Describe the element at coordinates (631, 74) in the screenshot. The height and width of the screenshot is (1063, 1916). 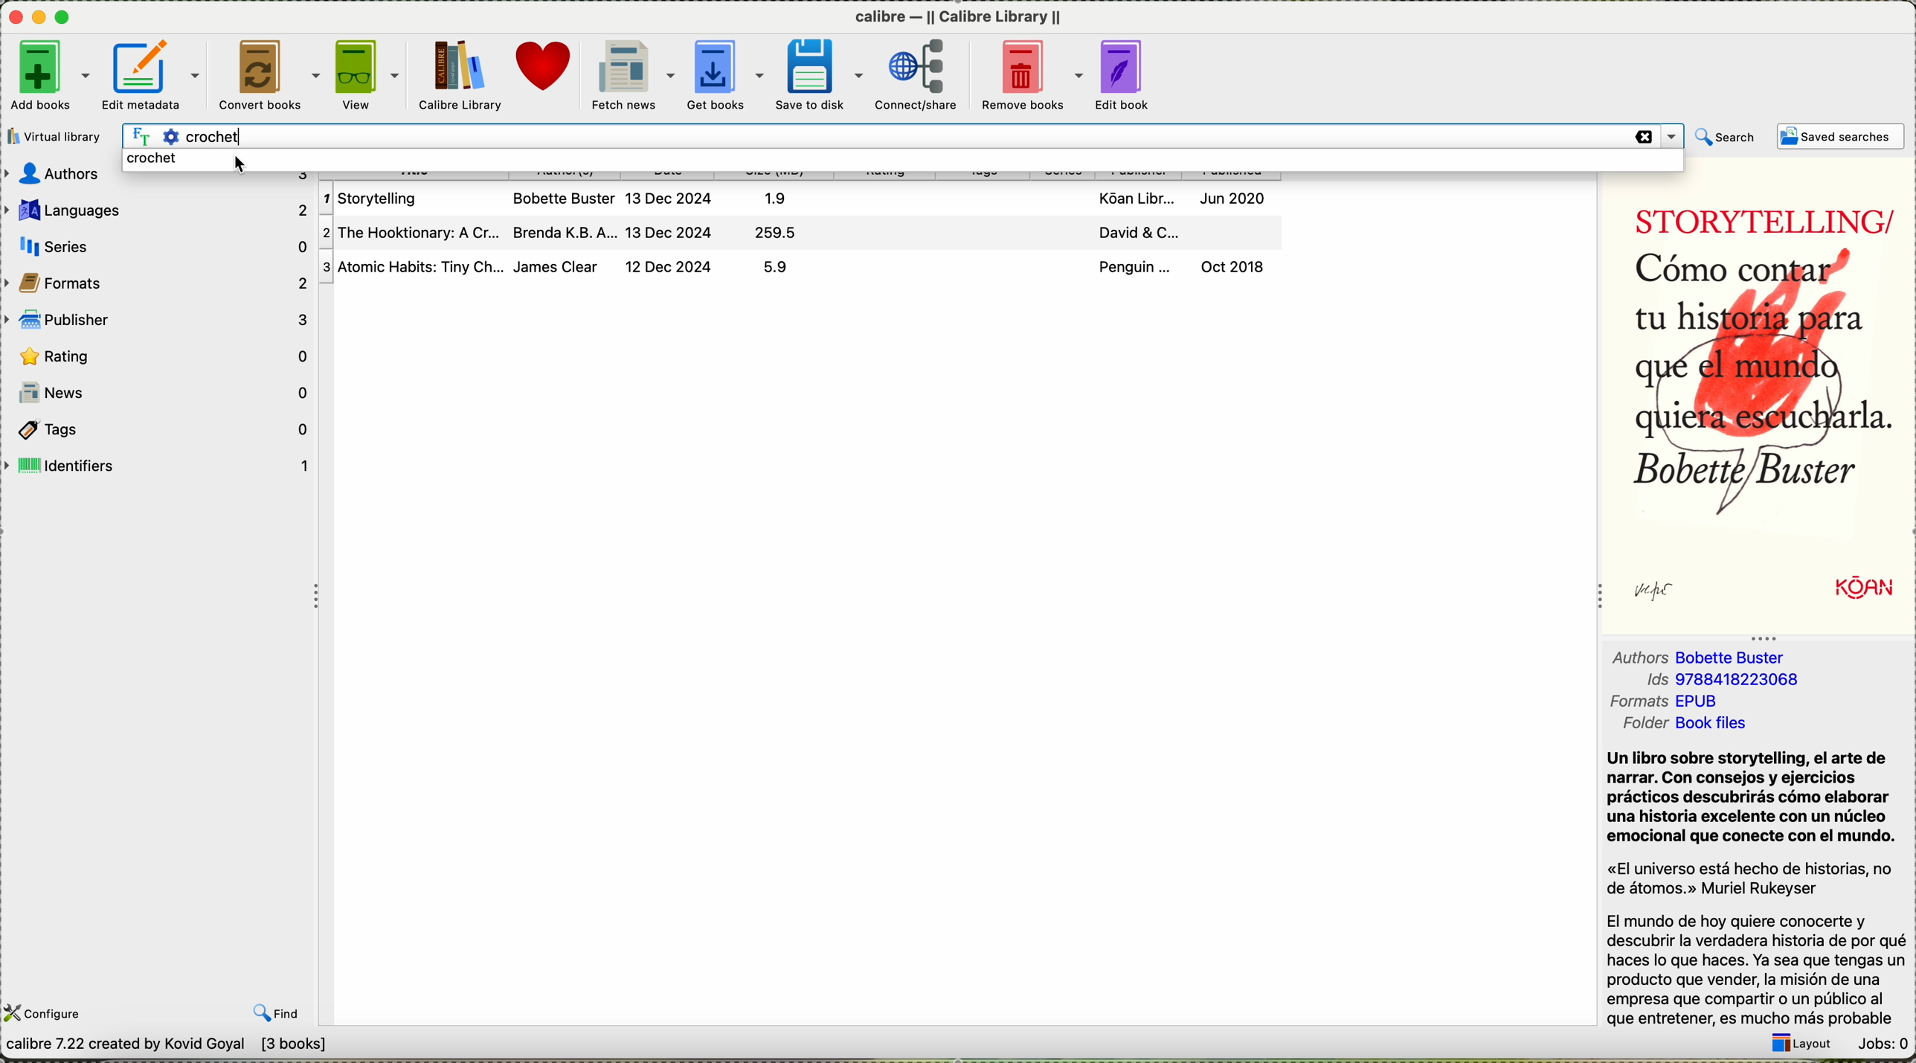
I see `fetch news` at that location.